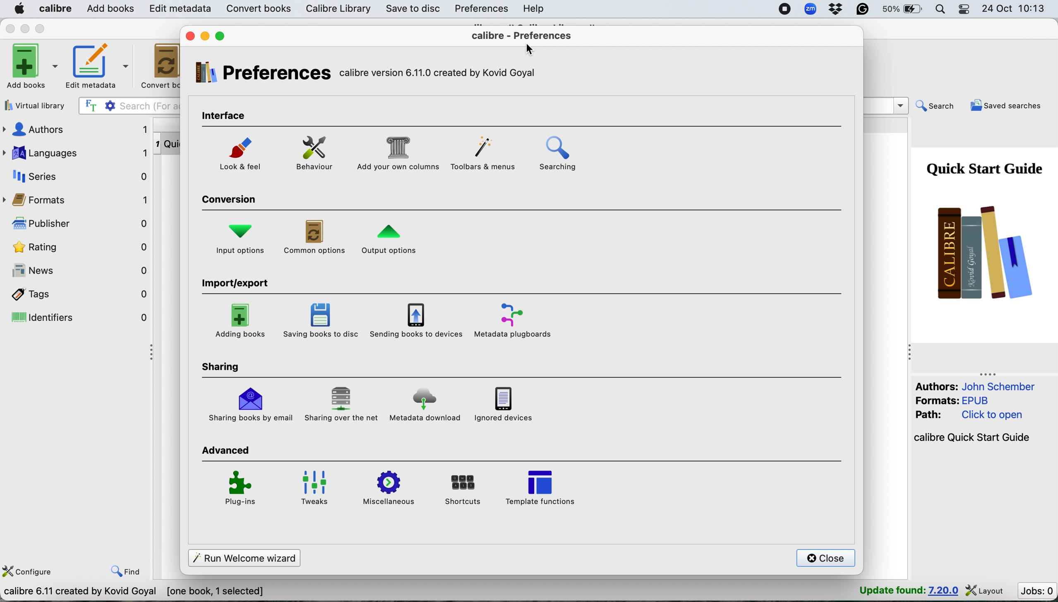  What do you see at coordinates (388, 485) in the screenshot?
I see `miscellaneous` at bounding box center [388, 485].